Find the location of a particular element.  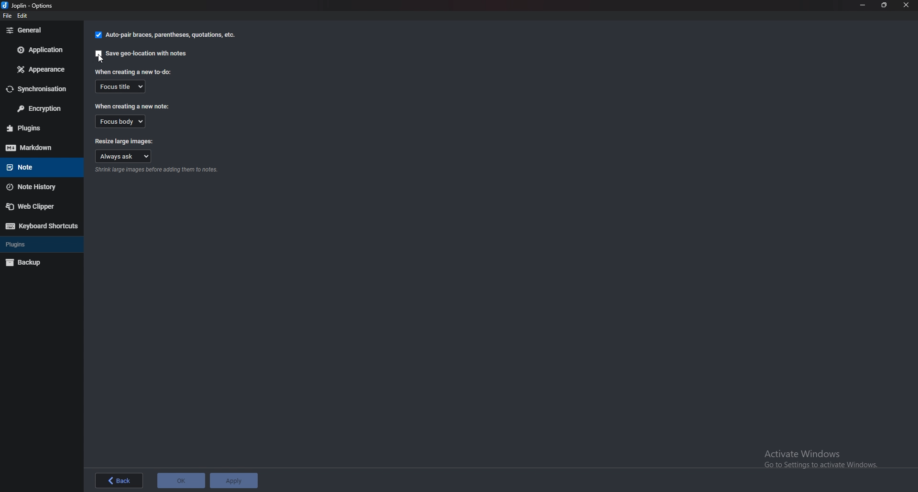

appearance is located at coordinates (42, 70).